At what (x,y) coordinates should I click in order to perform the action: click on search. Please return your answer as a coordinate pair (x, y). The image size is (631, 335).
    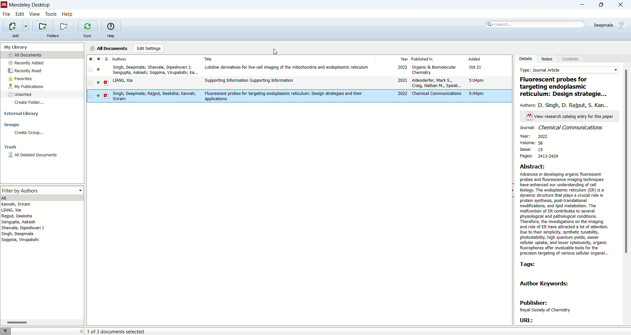
    Looking at the image, I should click on (534, 26).